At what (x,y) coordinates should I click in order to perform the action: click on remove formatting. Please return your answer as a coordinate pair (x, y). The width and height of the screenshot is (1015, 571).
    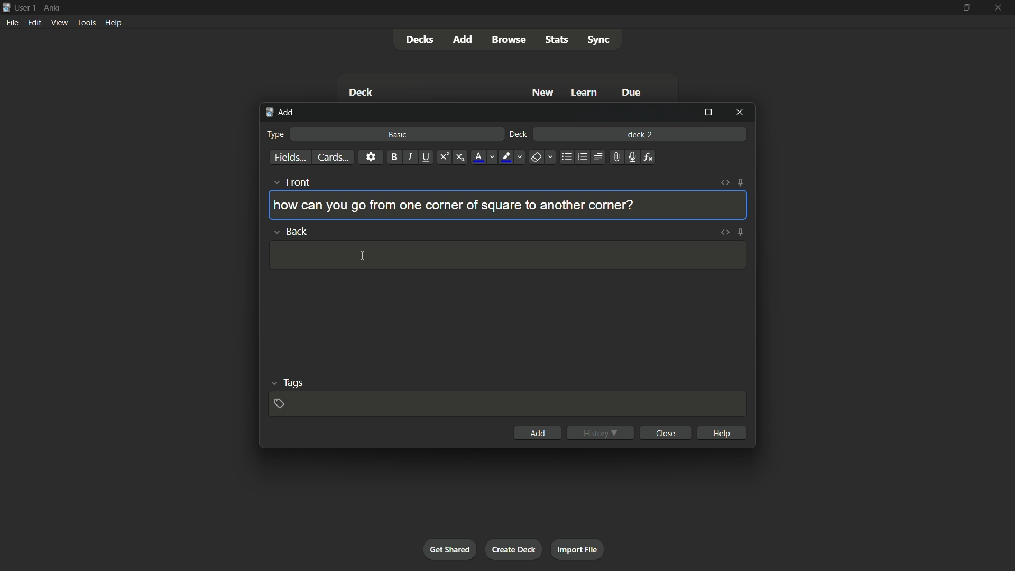
    Looking at the image, I should click on (542, 158).